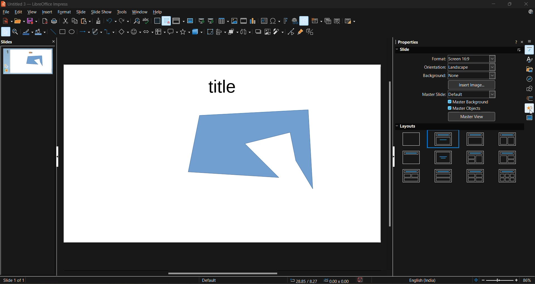  What do you see at coordinates (64, 13) in the screenshot?
I see `format` at bounding box center [64, 13].